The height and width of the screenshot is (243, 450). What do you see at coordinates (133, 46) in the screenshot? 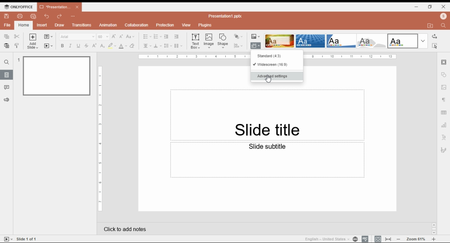
I see `erase` at bounding box center [133, 46].